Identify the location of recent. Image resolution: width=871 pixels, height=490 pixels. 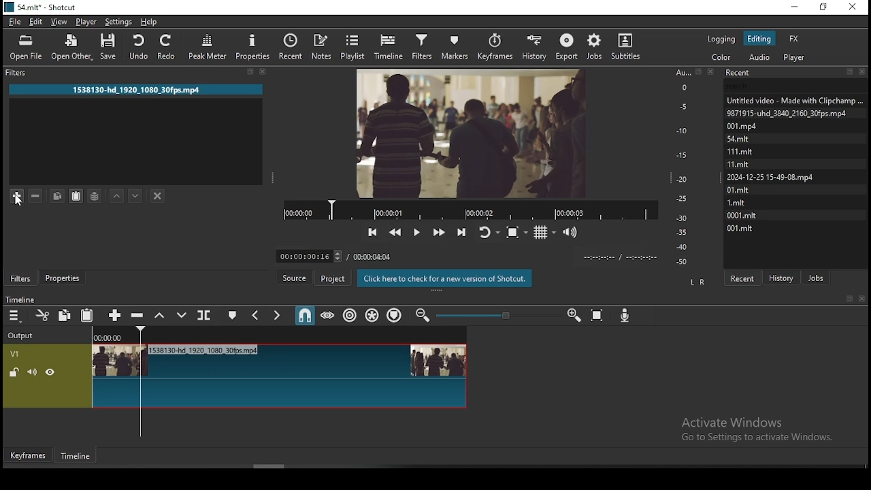
(743, 277).